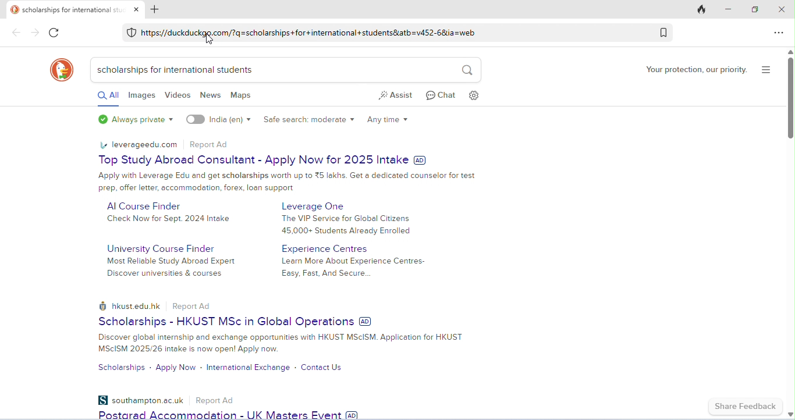 This screenshot has height=420, width=795. Describe the element at coordinates (174, 94) in the screenshot. I see `videos` at that location.